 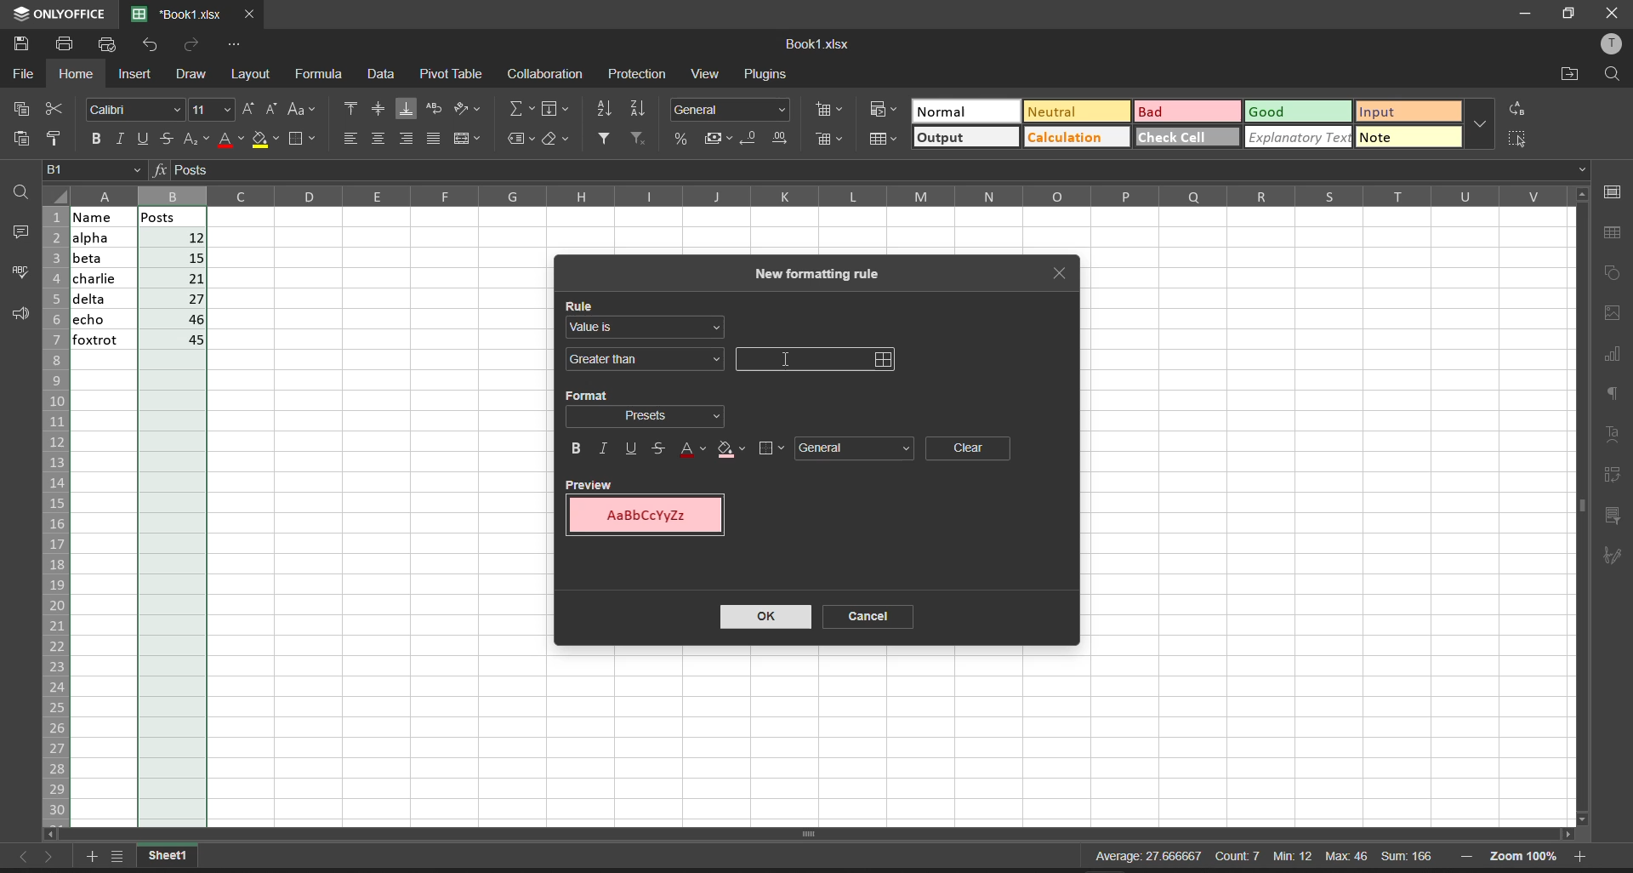 What do you see at coordinates (1564, 836) in the screenshot?
I see `scroll right` at bounding box center [1564, 836].